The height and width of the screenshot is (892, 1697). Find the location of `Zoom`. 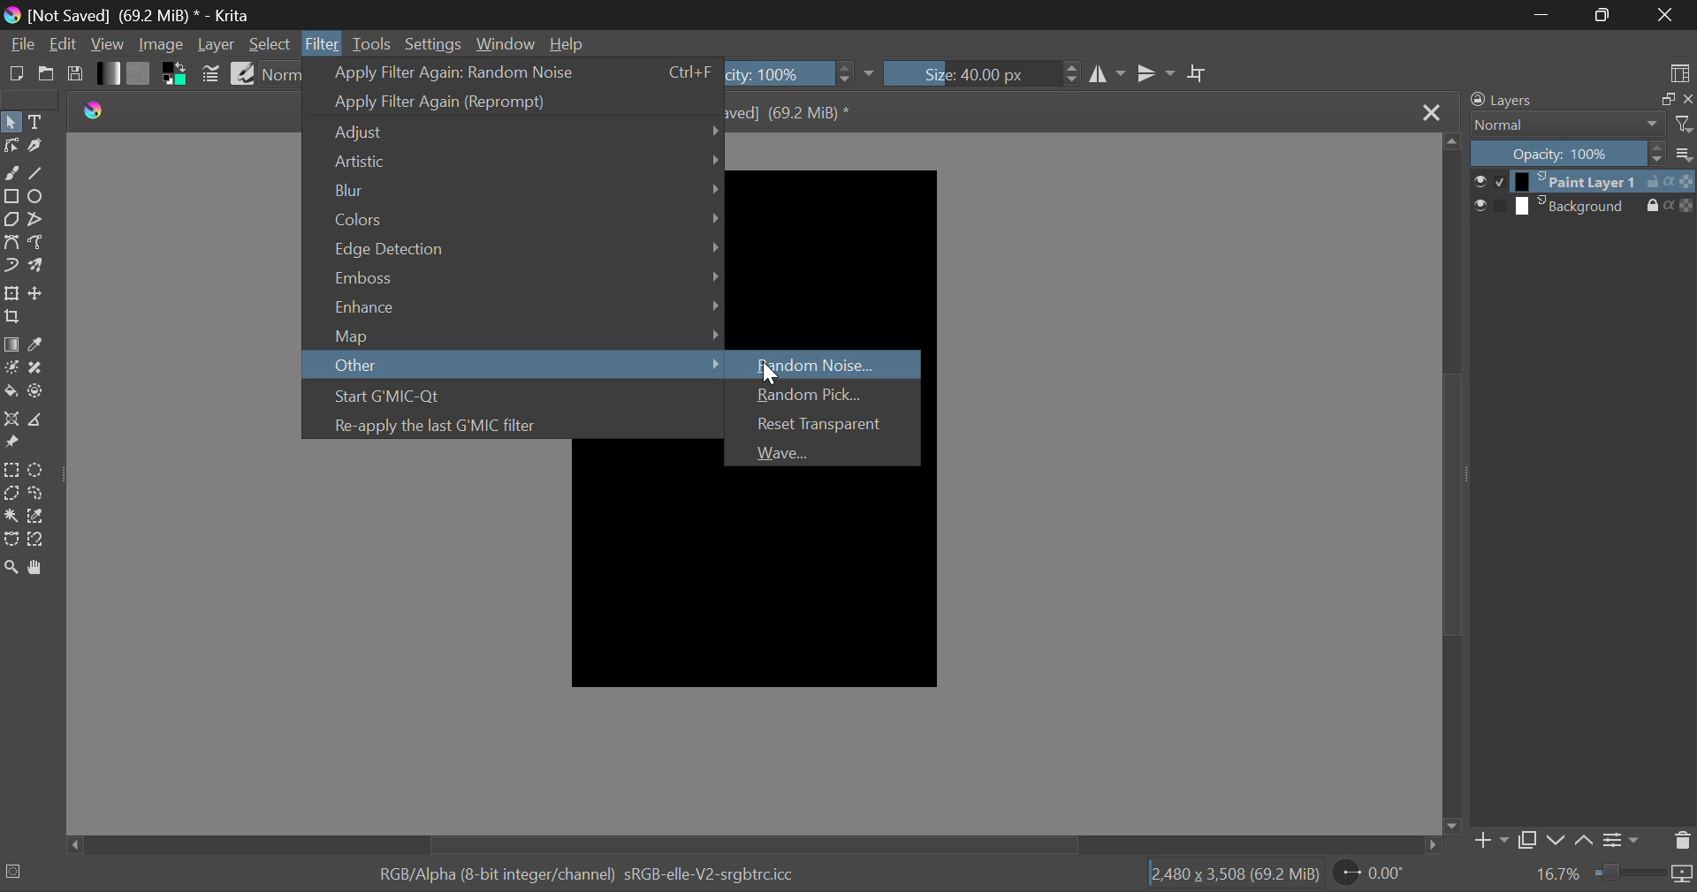

Zoom is located at coordinates (12, 567).